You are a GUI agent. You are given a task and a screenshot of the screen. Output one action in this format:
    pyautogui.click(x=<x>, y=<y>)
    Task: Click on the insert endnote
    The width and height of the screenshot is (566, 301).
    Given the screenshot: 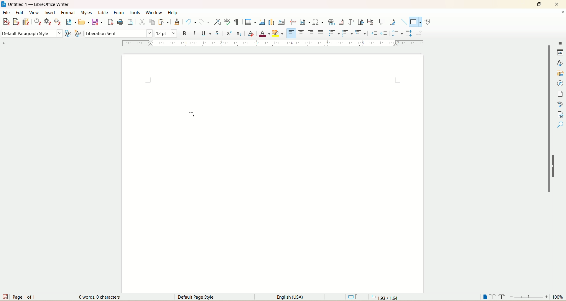 What is the action you would take?
    pyautogui.click(x=352, y=22)
    